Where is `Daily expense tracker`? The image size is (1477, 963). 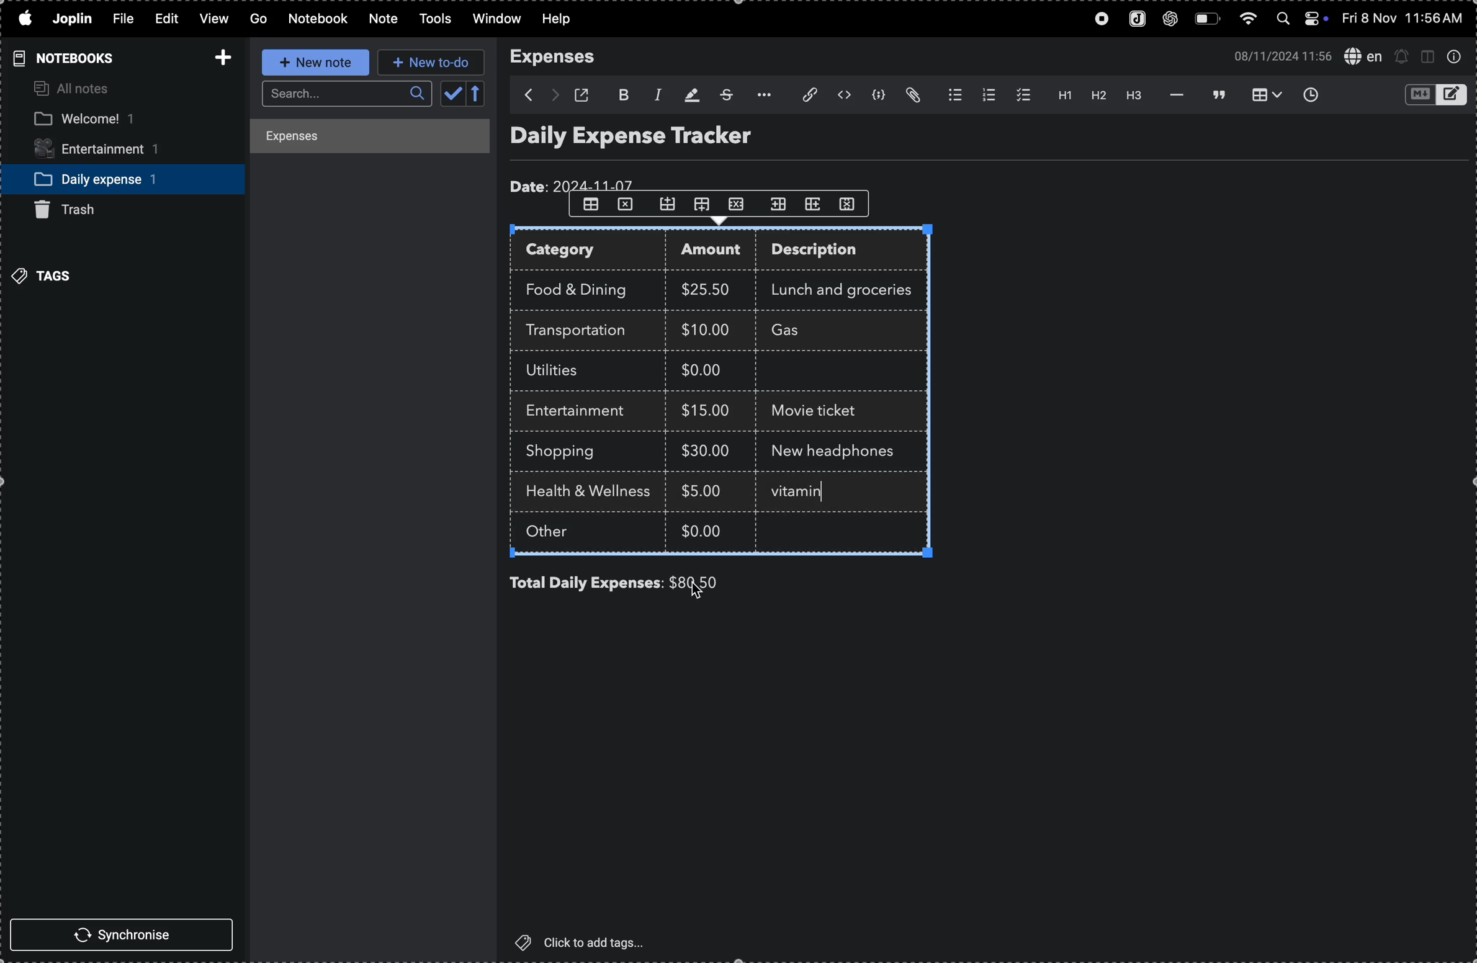 Daily expense tracker is located at coordinates (655, 139).